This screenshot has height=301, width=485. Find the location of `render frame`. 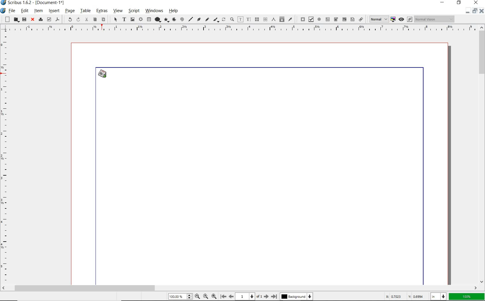

render frame is located at coordinates (140, 20).